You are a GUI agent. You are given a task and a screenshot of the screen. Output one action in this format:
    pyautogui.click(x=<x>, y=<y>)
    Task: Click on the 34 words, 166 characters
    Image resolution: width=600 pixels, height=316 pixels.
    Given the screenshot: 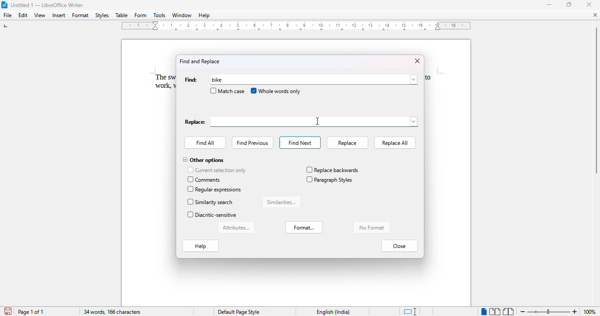 What is the action you would take?
    pyautogui.click(x=112, y=312)
    